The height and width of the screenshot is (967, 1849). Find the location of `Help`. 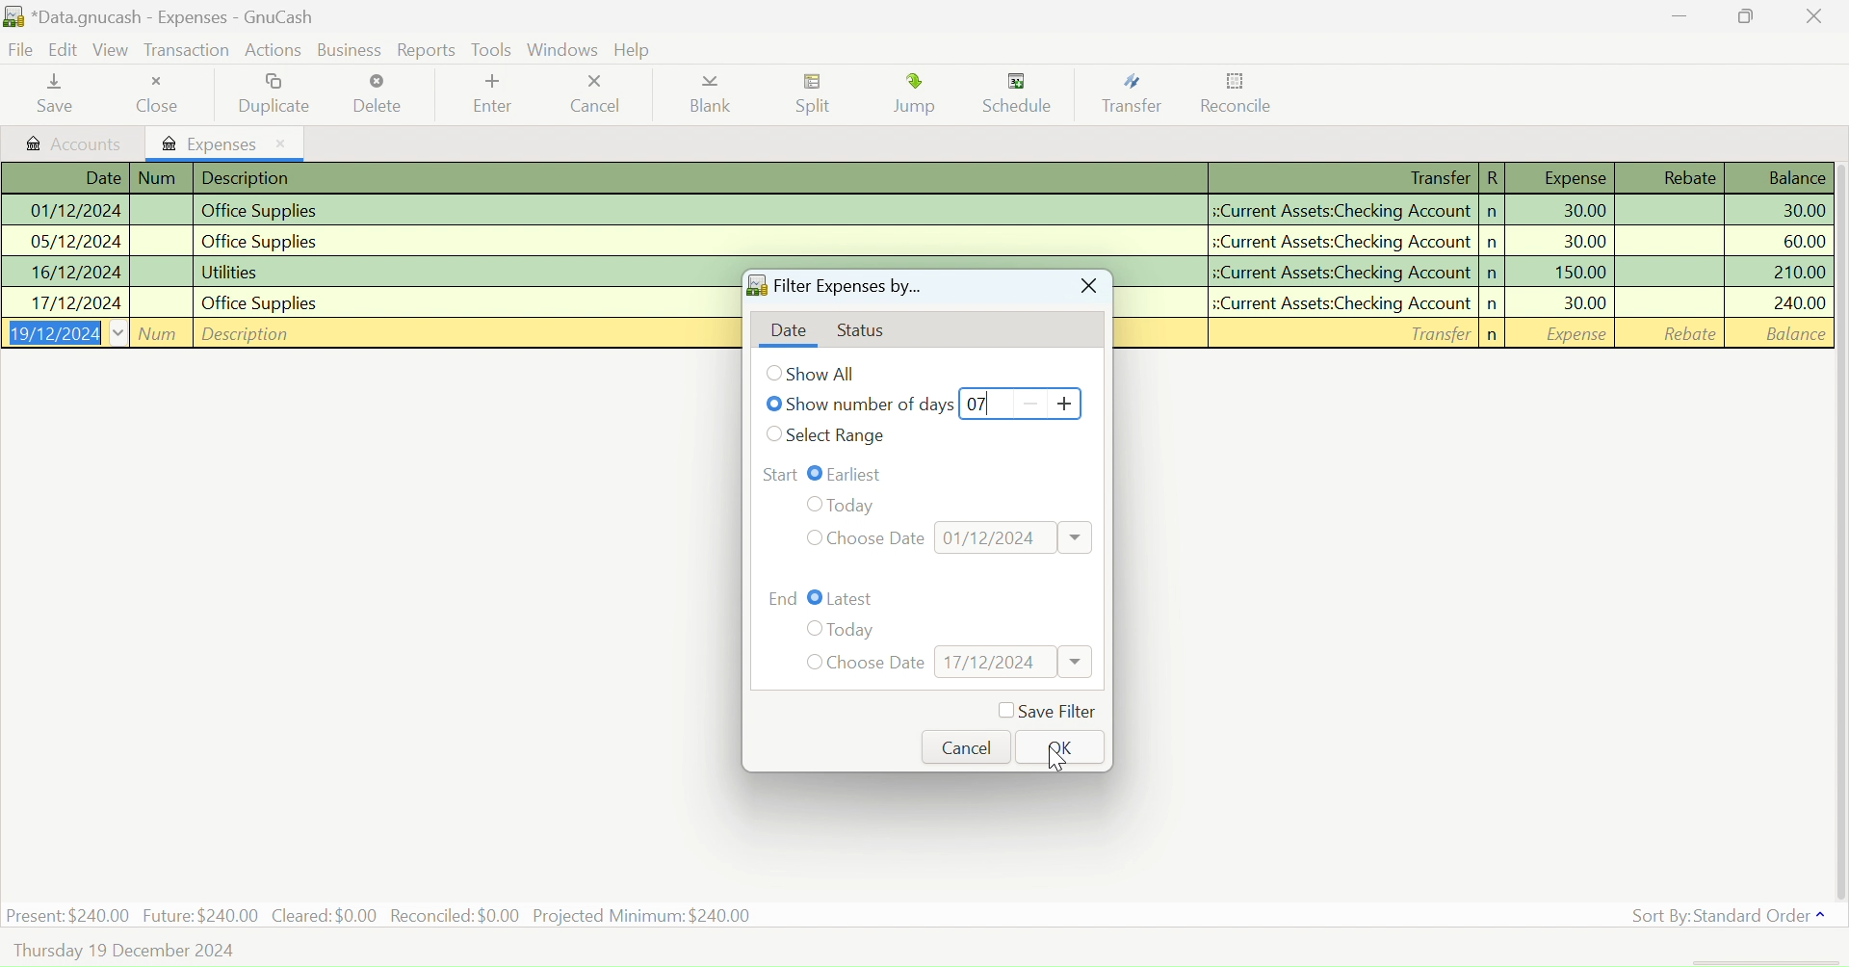

Help is located at coordinates (636, 50).